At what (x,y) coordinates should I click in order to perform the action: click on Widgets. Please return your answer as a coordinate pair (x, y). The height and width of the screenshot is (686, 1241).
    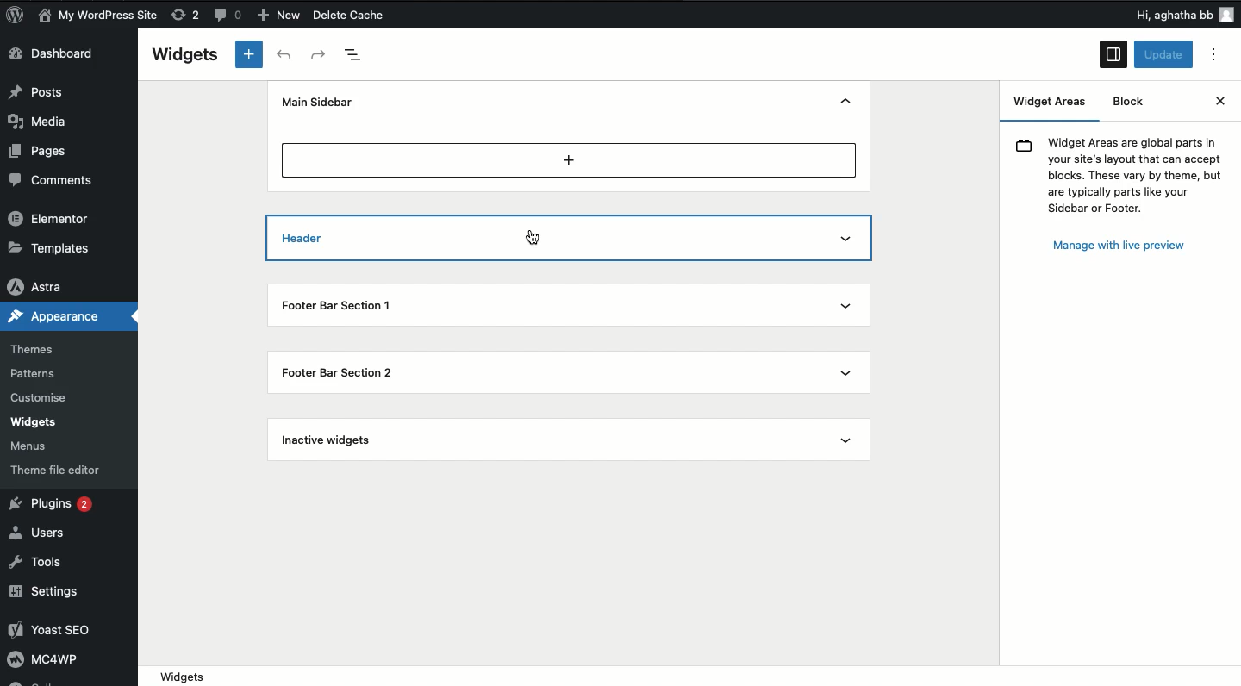
    Looking at the image, I should click on (185, 54).